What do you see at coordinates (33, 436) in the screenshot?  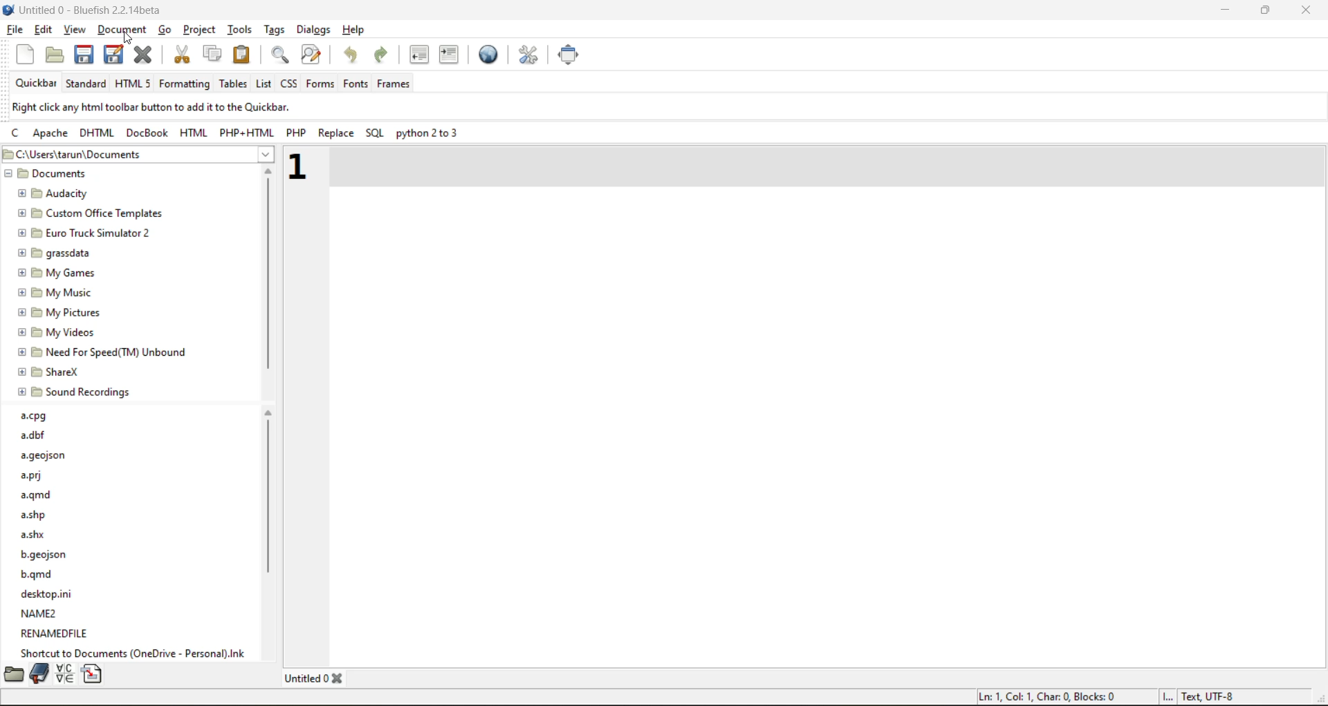 I see `a.dbf` at bounding box center [33, 436].